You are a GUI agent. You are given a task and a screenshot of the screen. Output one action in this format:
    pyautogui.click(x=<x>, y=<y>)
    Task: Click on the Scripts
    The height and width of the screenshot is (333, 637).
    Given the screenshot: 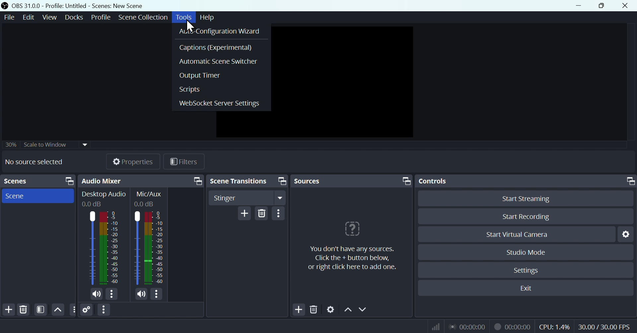 What is the action you would take?
    pyautogui.click(x=221, y=89)
    